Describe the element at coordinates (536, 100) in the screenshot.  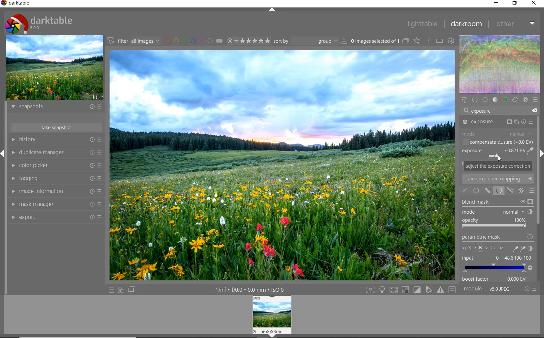
I see `presets` at that location.